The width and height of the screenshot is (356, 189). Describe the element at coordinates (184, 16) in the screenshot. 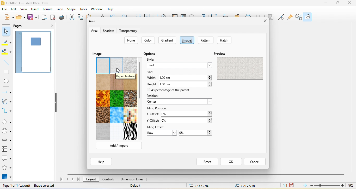

I see `text box` at that location.